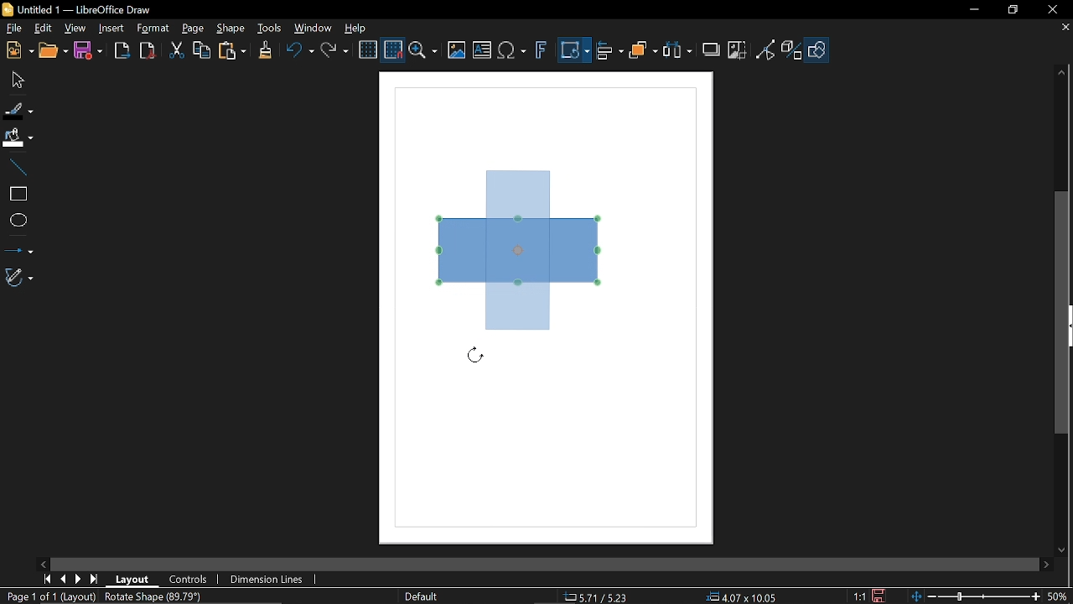 The image size is (1073, 604). Describe the element at coordinates (1062, 312) in the screenshot. I see `Vertical scrollbar` at that location.